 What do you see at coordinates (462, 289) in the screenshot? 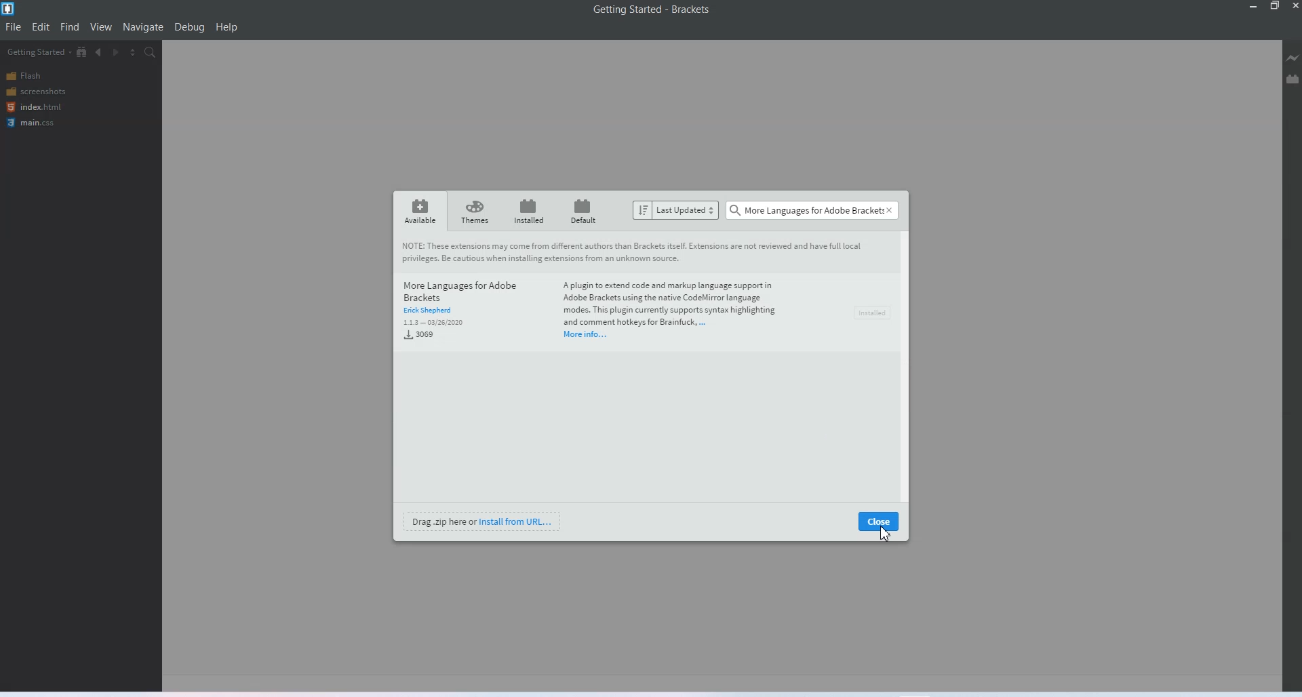
I see `And more language for adobe brackets` at bounding box center [462, 289].